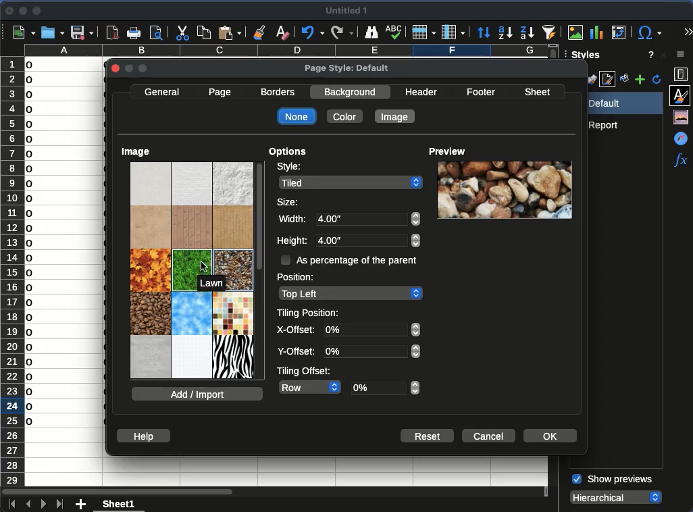 Image resolution: width=693 pixels, height=512 pixels. Describe the element at coordinates (682, 74) in the screenshot. I see `properties` at that location.